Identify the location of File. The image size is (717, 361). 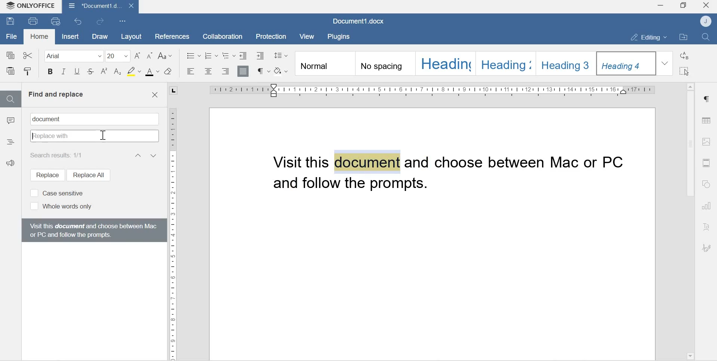
(12, 37).